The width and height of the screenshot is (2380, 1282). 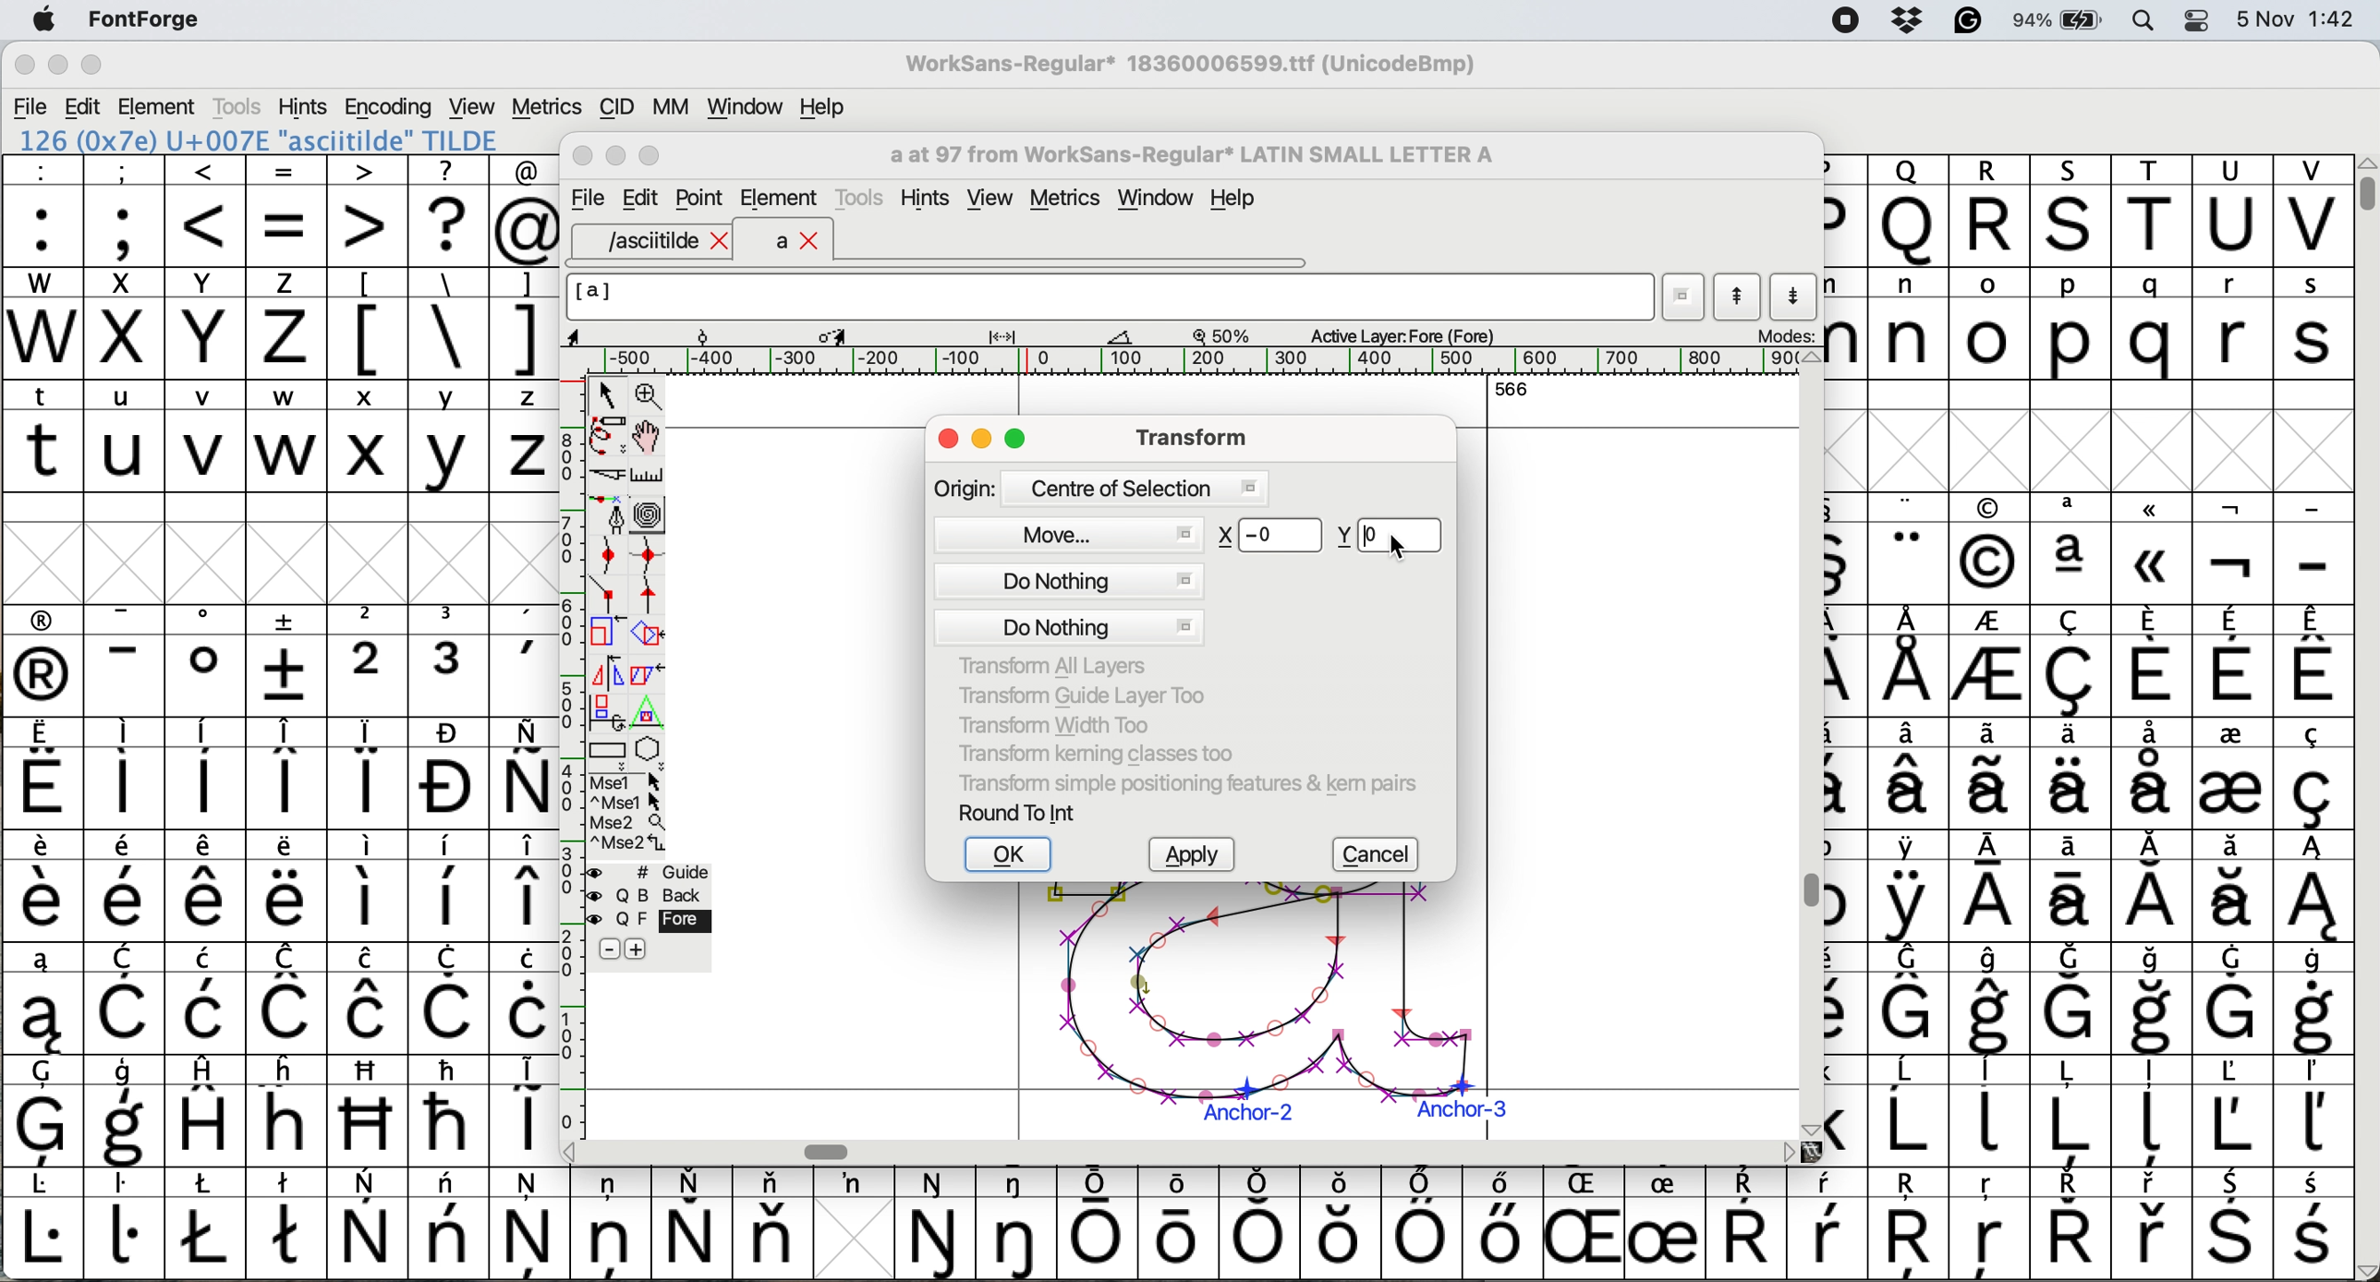 I want to click on z, so click(x=525, y=435).